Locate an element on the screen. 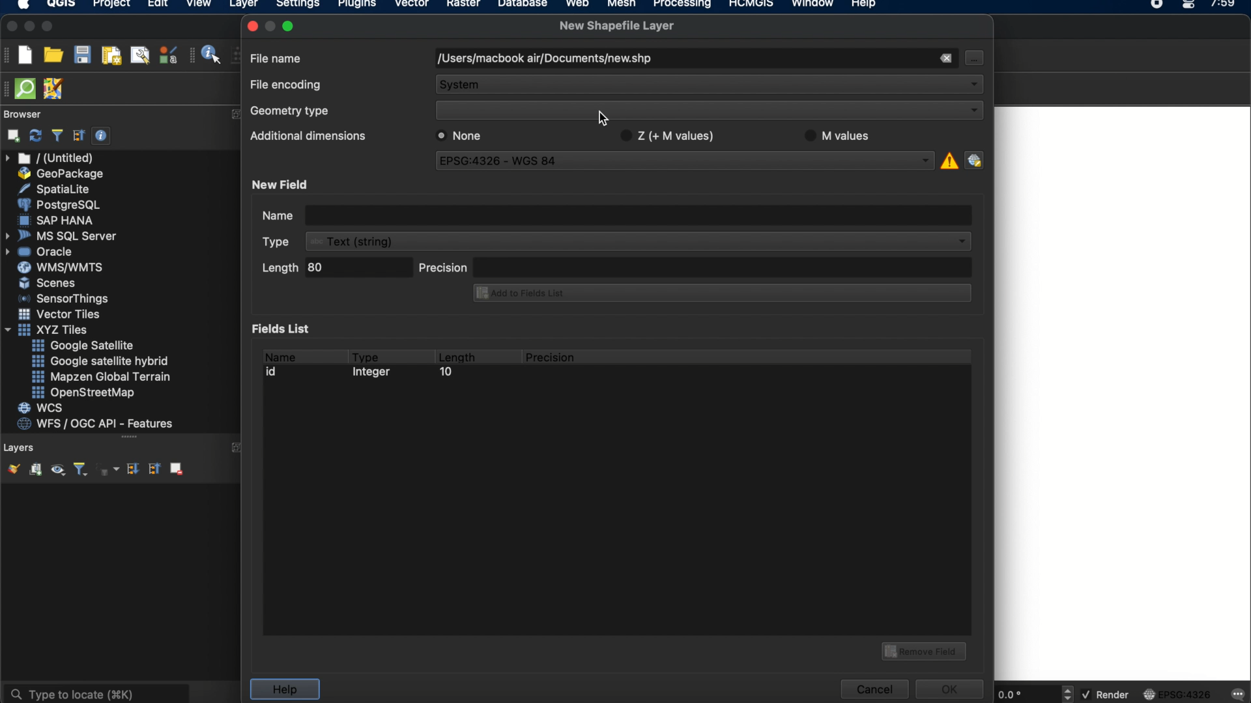 This screenshot has height=703, width=1251. text dropdown menu is located at coordinates (619, 241).